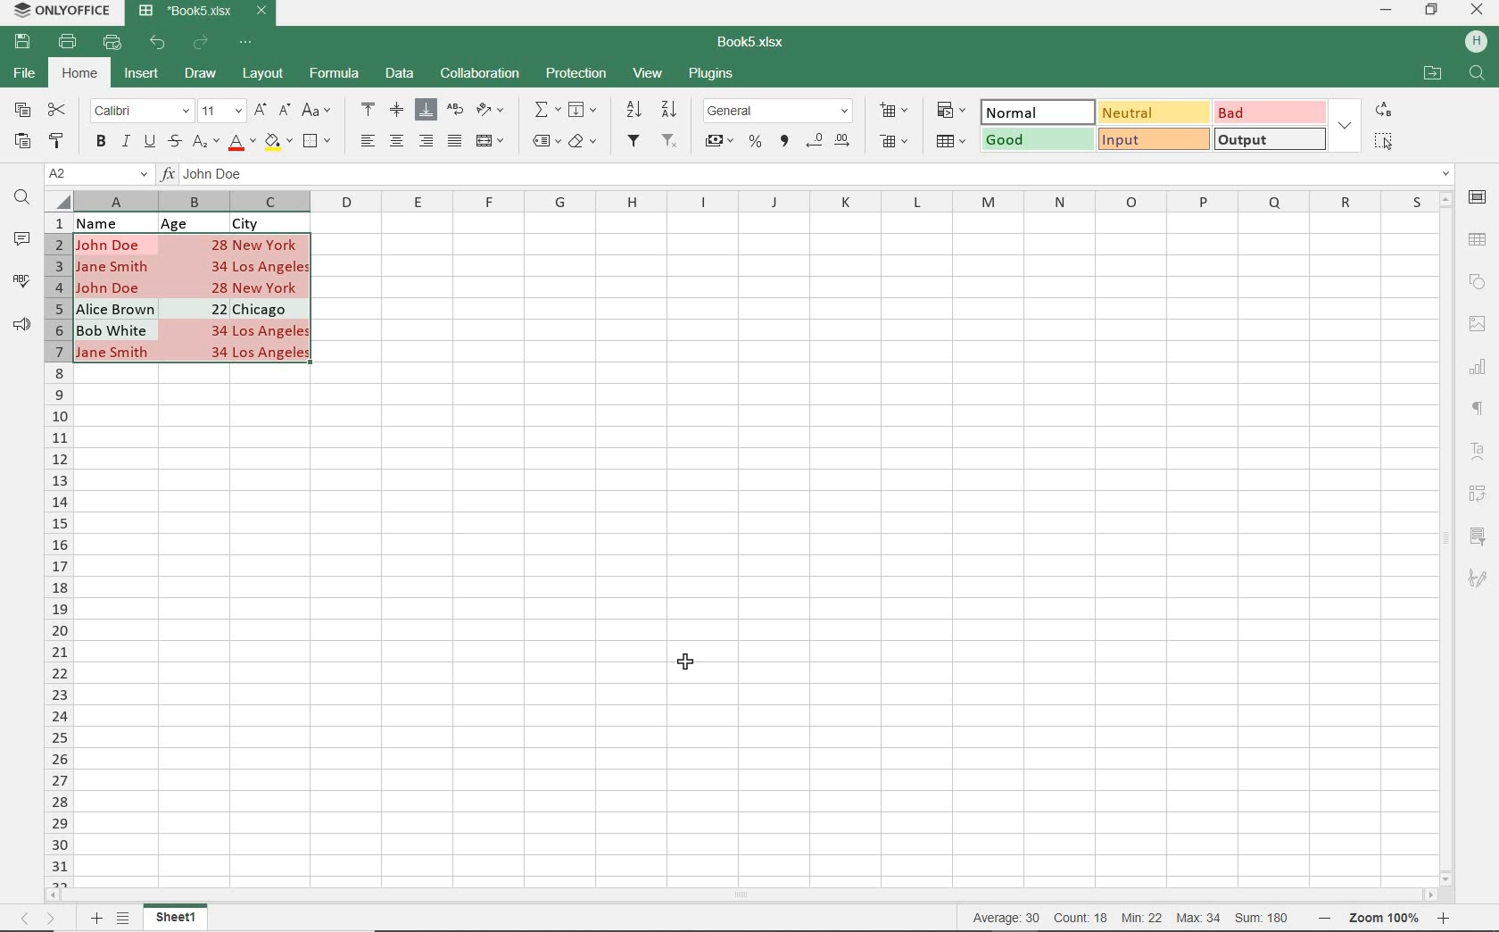  Describe the element at coordinates (545, 142) in the screenshot. I see `NAMED RANGES` at that location.